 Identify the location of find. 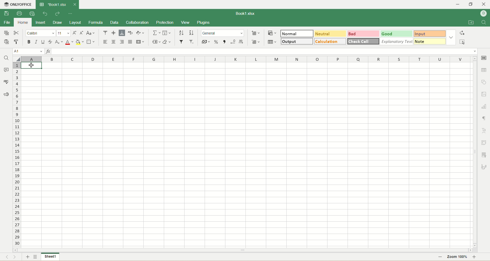
(484, 22).